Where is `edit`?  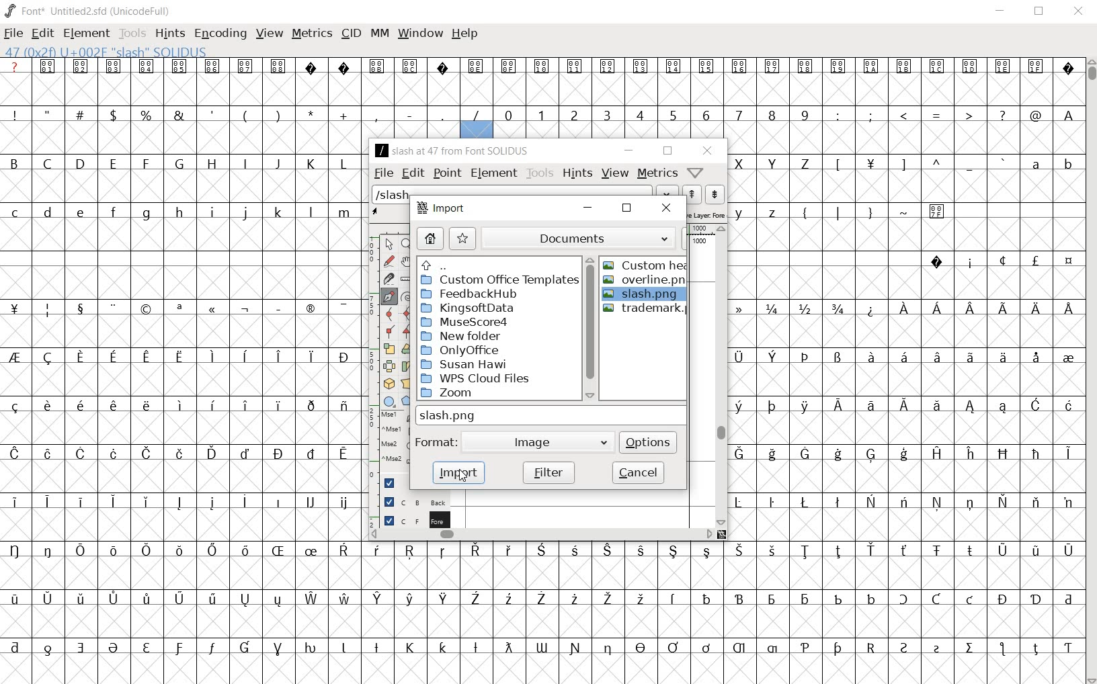
edit is located at coordinates (413, 173).